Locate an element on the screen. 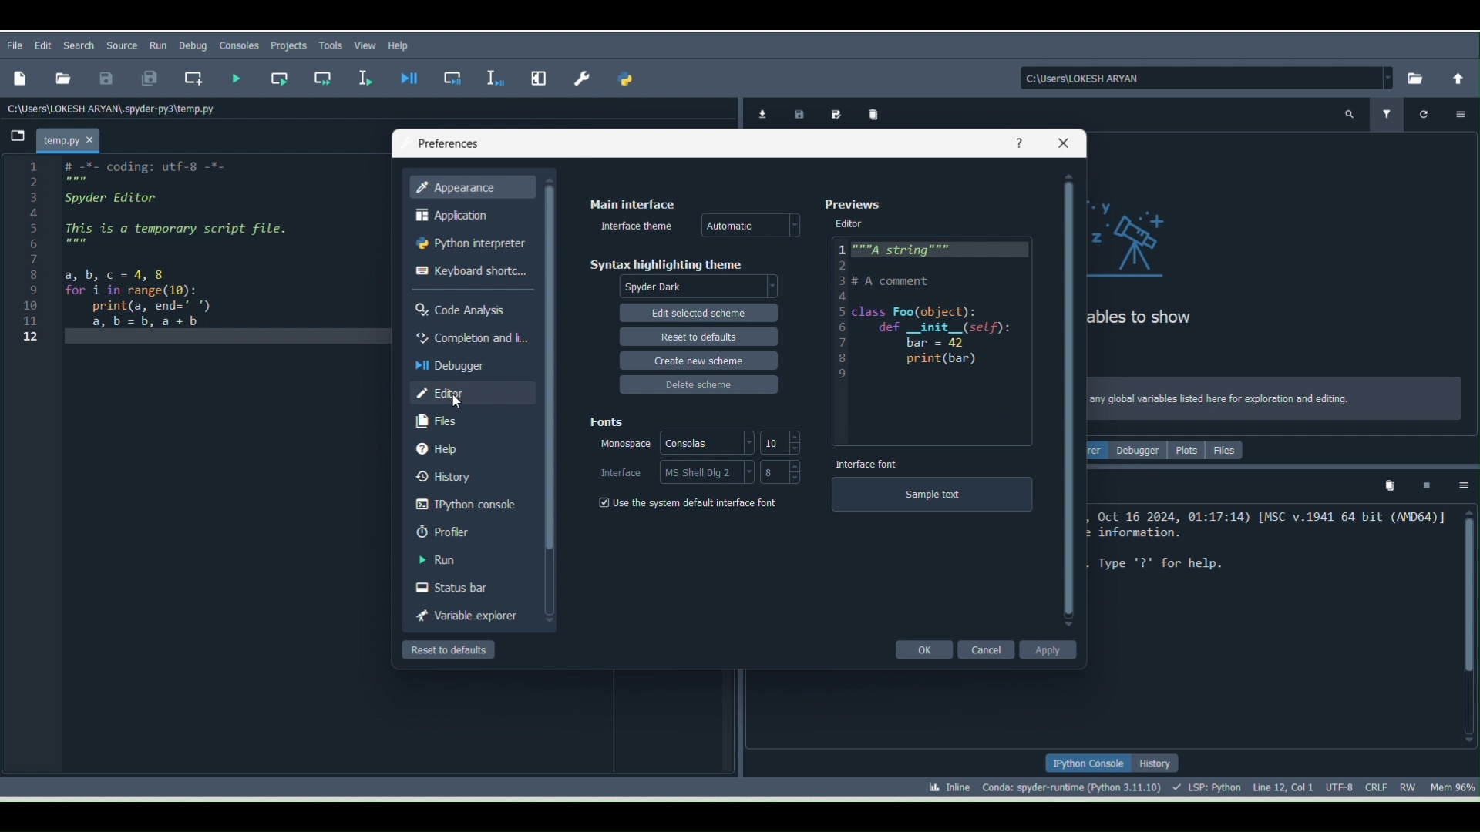  Cancel is located at coordinates (994, 649).